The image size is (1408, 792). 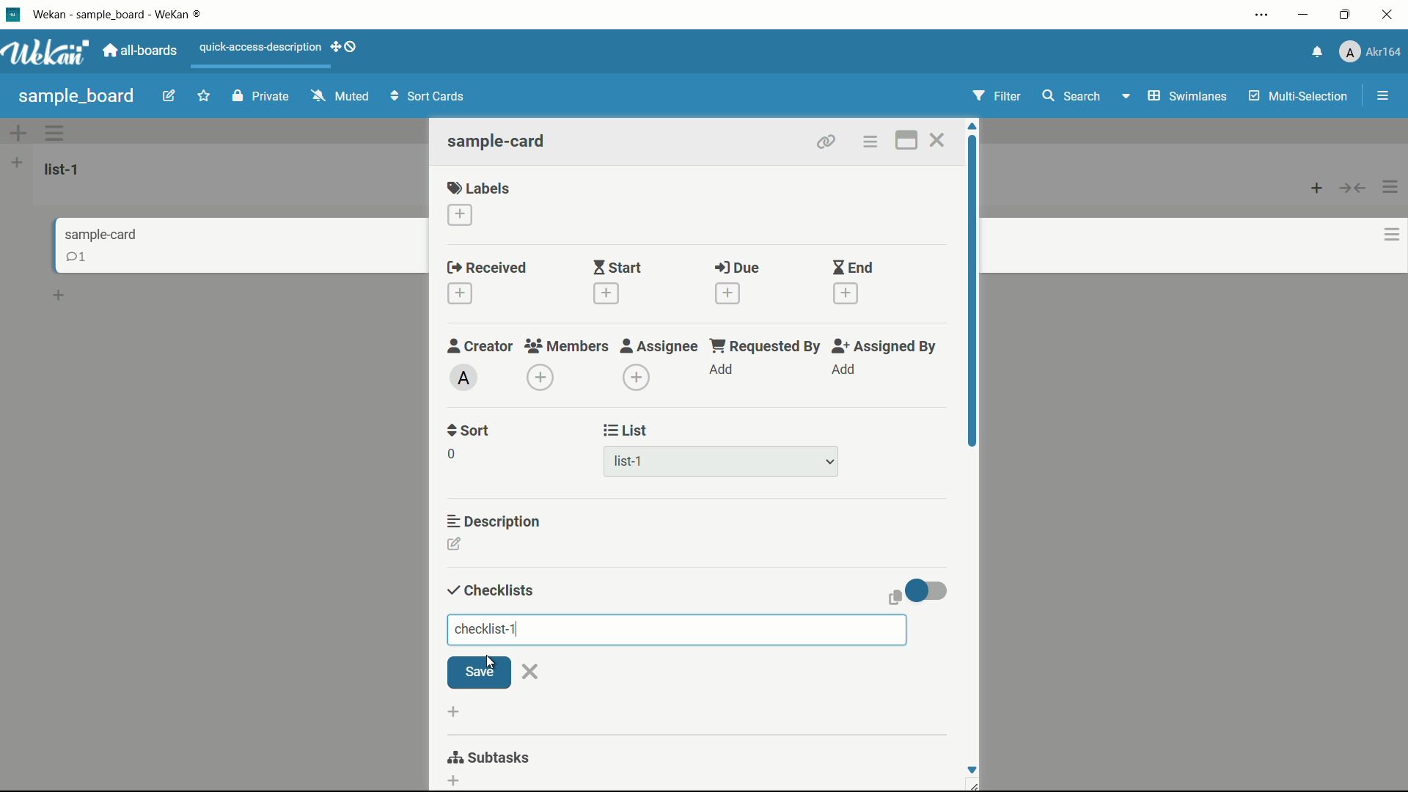 I want to click on edit, so click(x=159, y=95).